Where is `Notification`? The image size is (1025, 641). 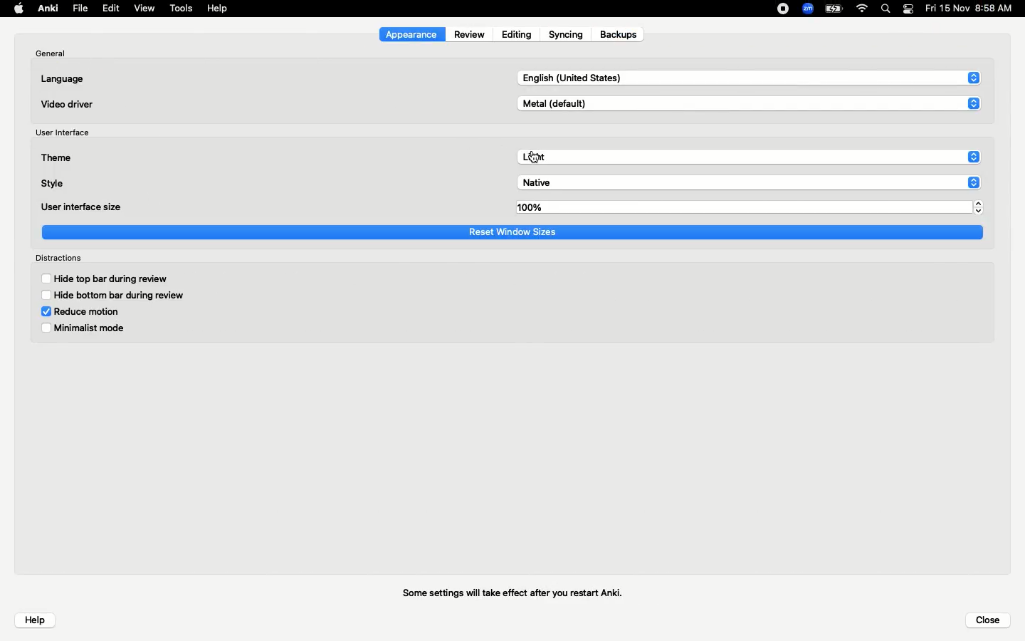 Notification is located at coordinates (908, 10).